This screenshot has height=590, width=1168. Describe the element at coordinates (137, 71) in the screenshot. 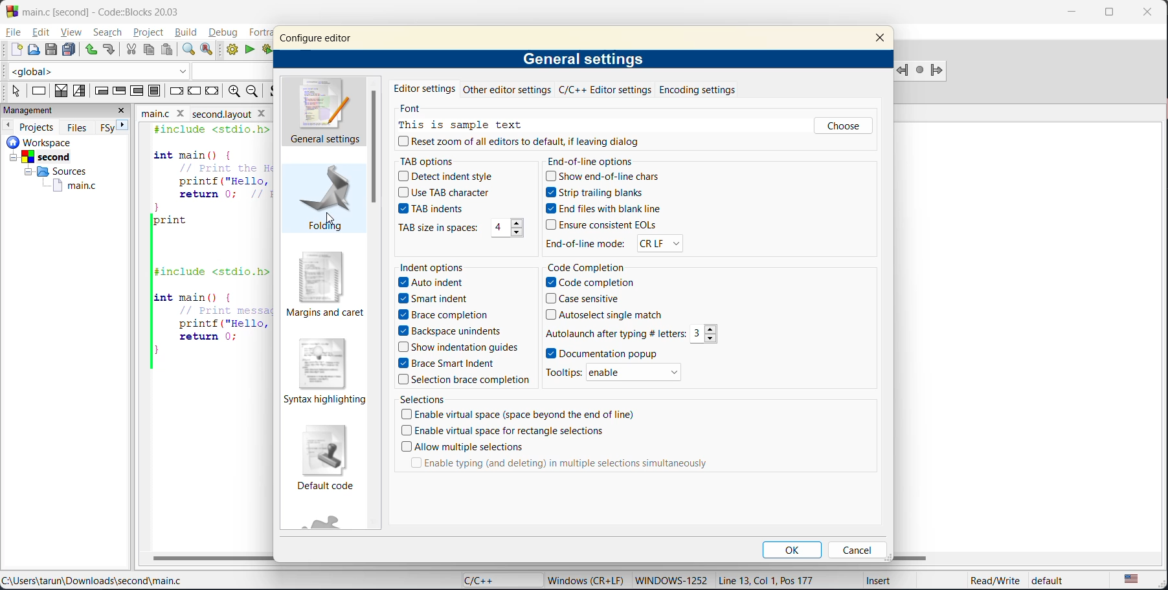

I see `code completion compiler` at that location.